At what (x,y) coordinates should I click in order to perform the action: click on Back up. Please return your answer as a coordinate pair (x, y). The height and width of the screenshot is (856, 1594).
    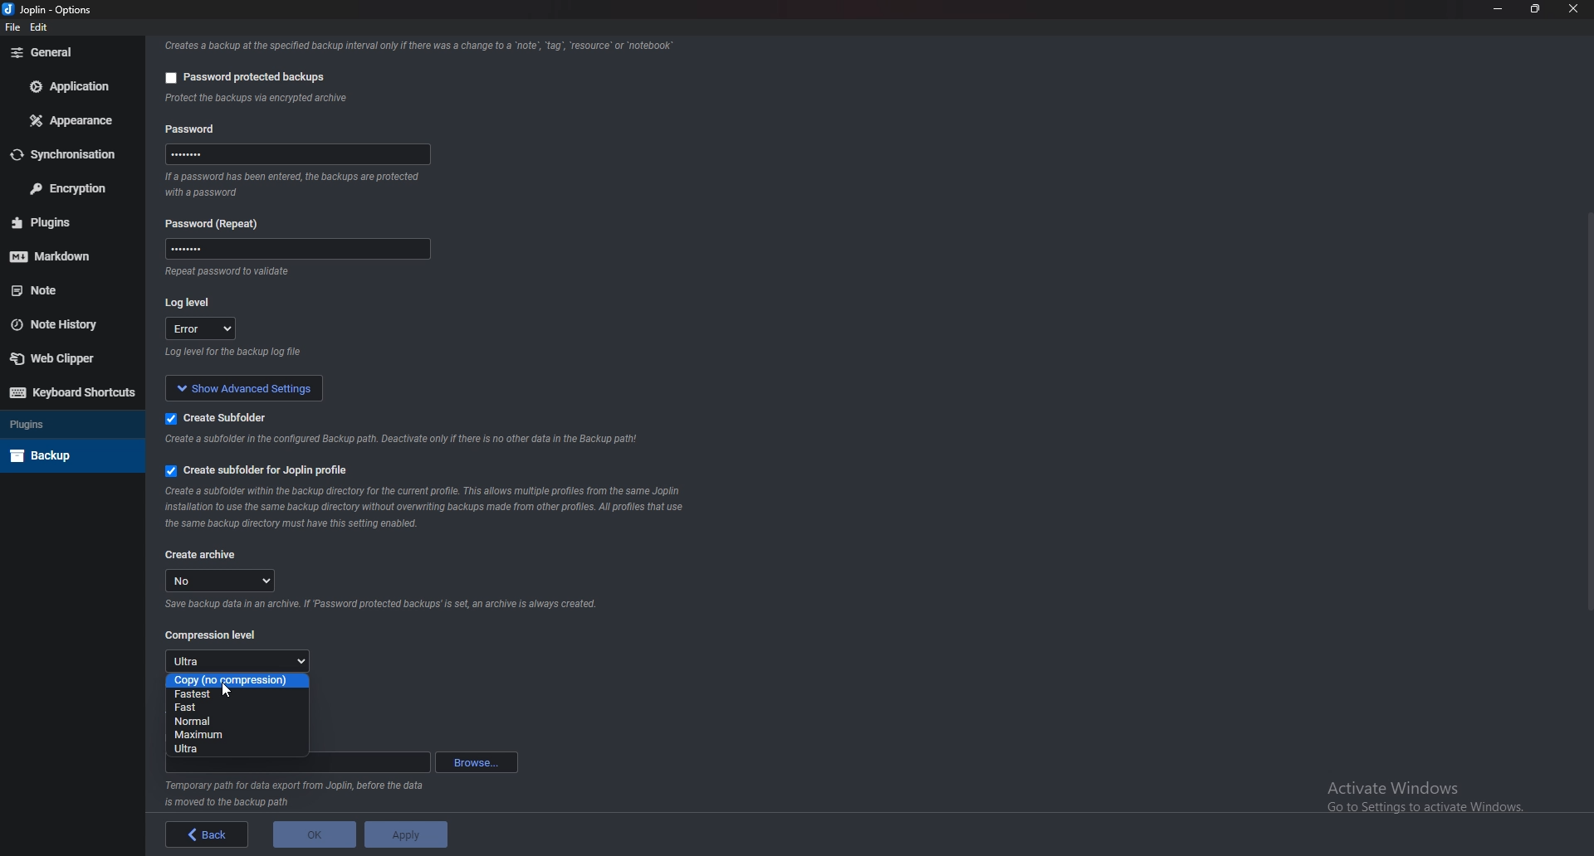
    Looking at the image, I should click on (69, 454).